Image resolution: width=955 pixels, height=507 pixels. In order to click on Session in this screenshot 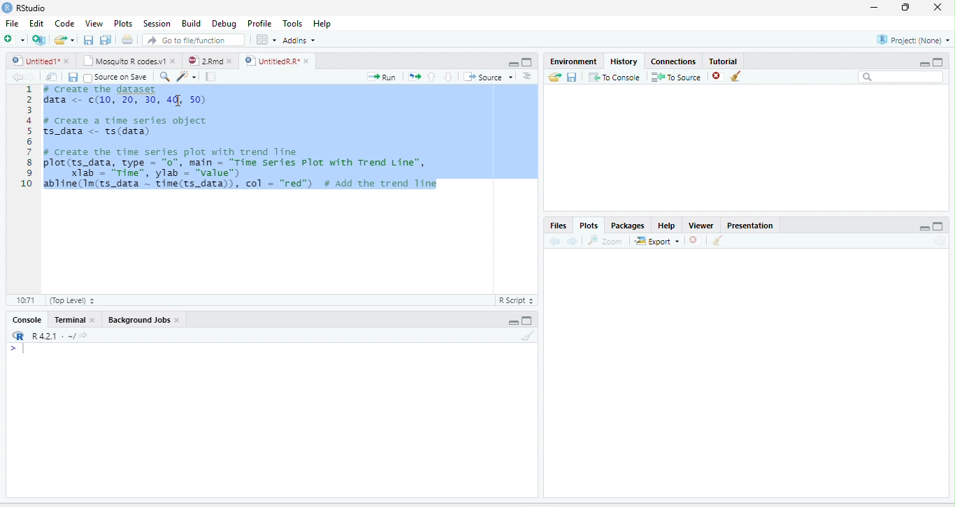, I will do `click(157, 23)`.